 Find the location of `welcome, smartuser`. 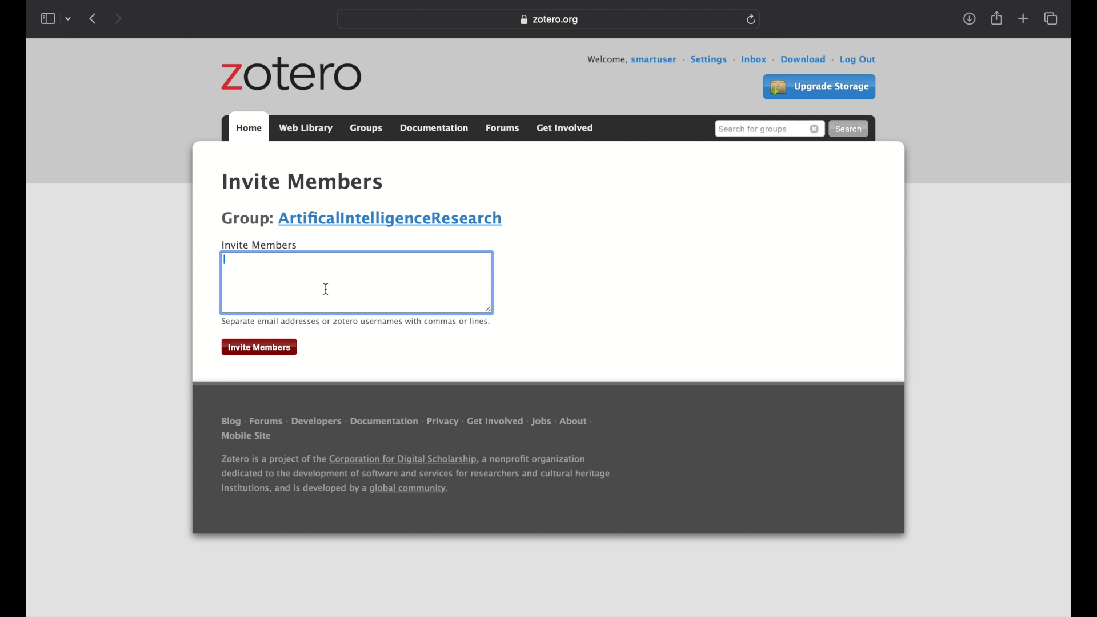

welcome, smartuser is located at coordinates (636, 60).